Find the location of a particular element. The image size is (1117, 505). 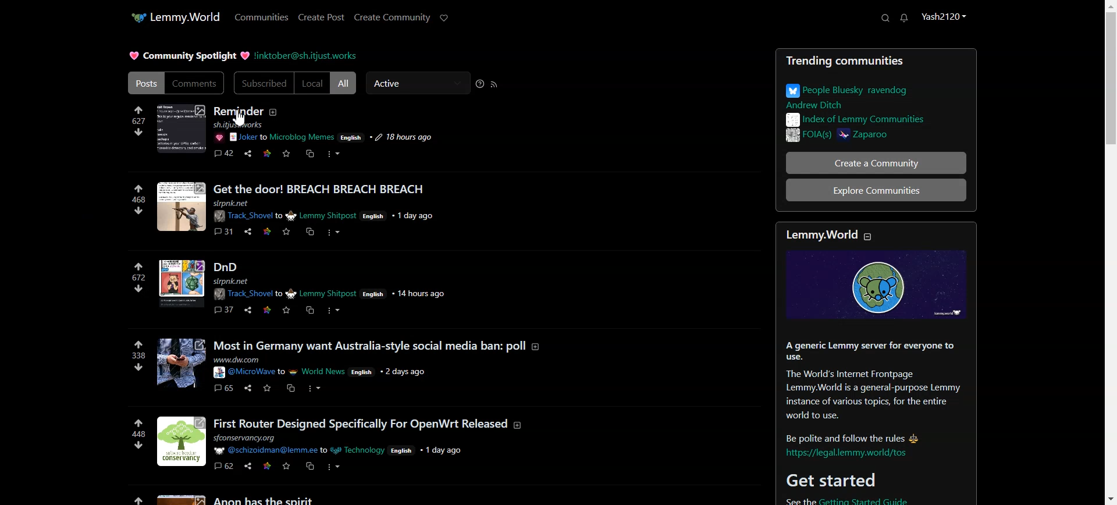

All is located at coordinates (344, 83).